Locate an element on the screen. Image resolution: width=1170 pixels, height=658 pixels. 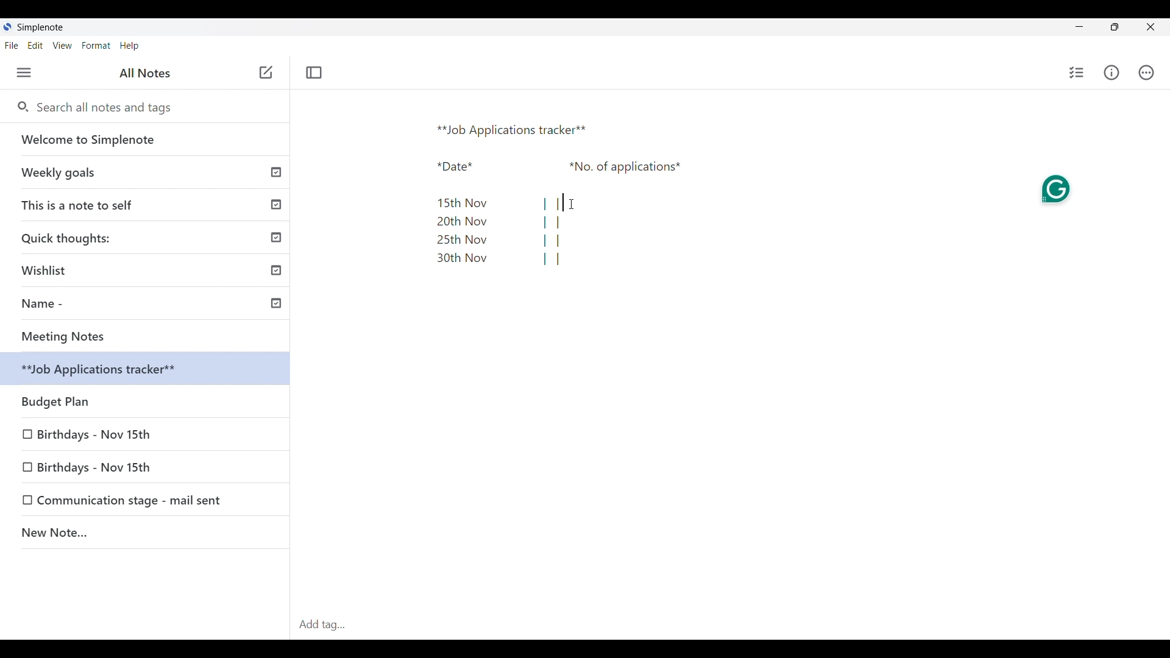
Edit is located at coordinates (35, 45).